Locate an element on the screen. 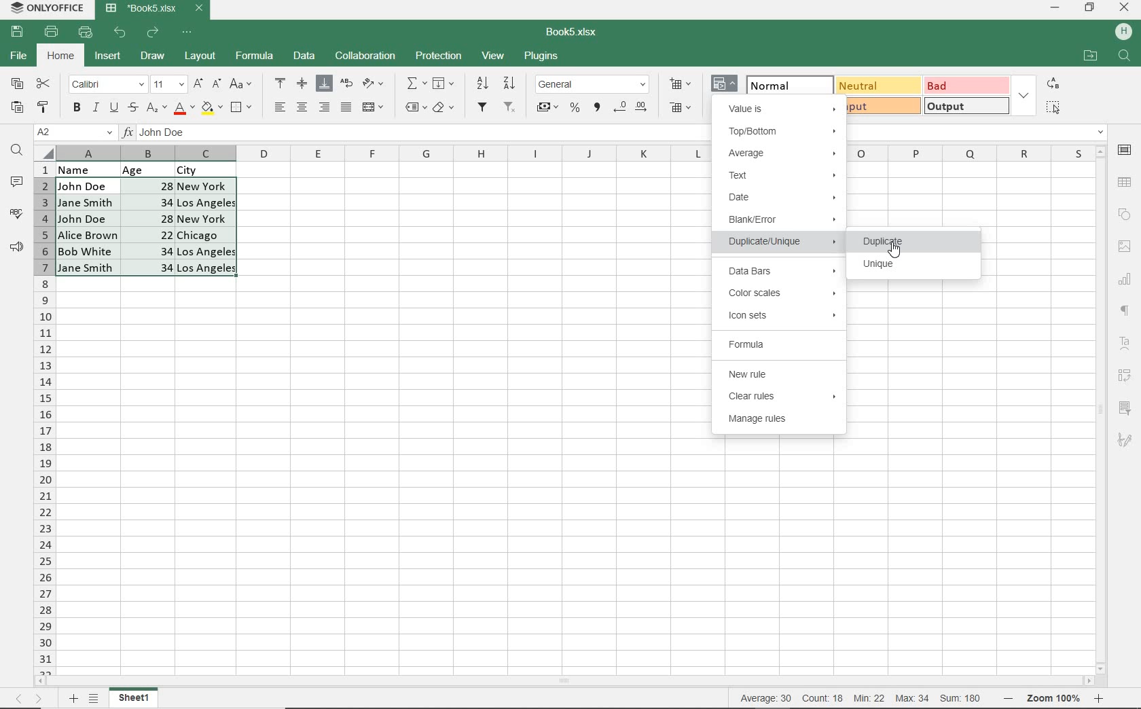 This screenshot has width=1141, height=709. OPEN FILE LOCATION is located at coordinates (1090, 57).